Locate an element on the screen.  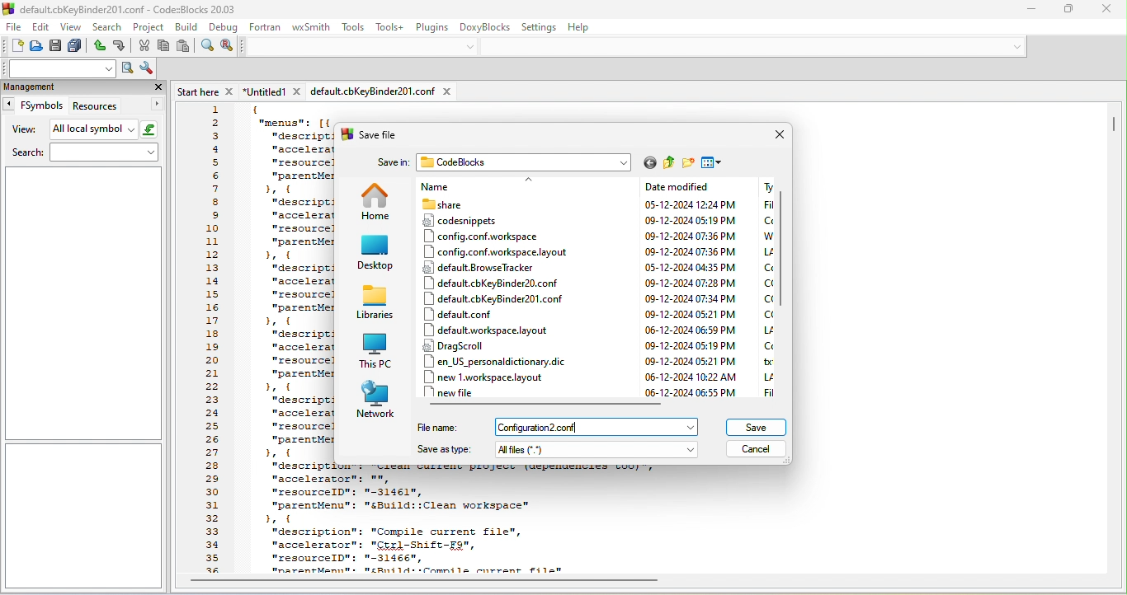
resources is located at coordinates (116, 105).